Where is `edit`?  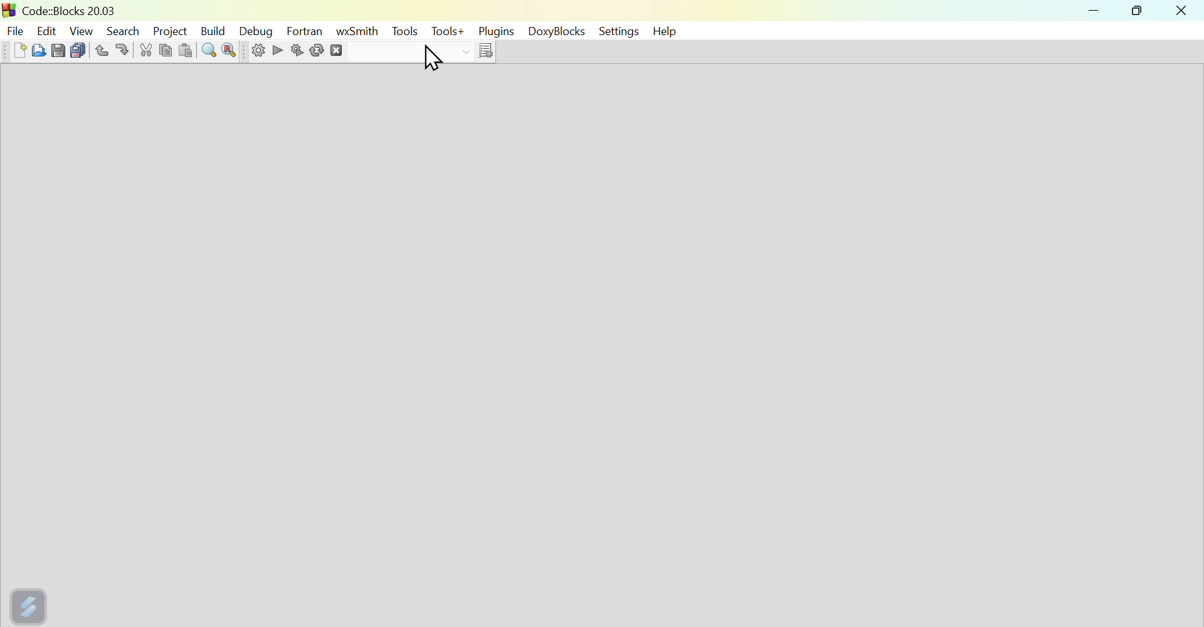
edit is located at coordinates (47, 27).